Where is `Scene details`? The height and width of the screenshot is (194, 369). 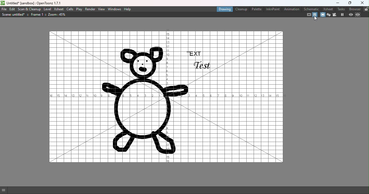
Scene details is located at coordinates (35, 15).